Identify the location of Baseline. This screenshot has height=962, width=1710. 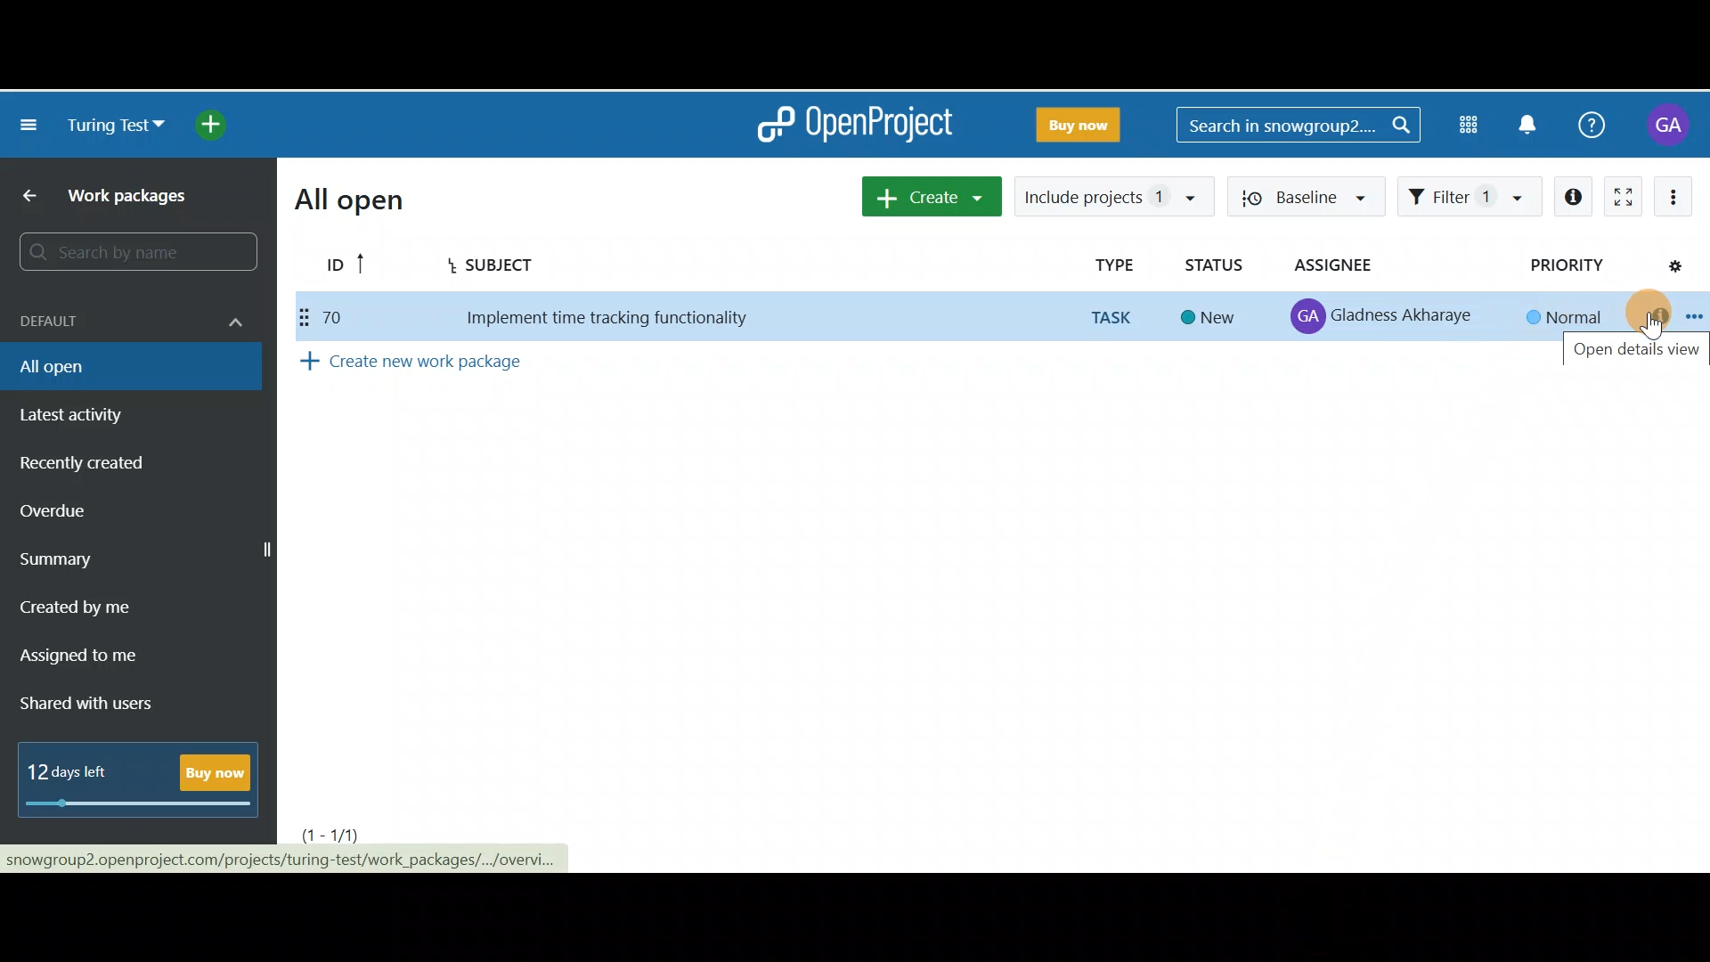
(1309, 194).